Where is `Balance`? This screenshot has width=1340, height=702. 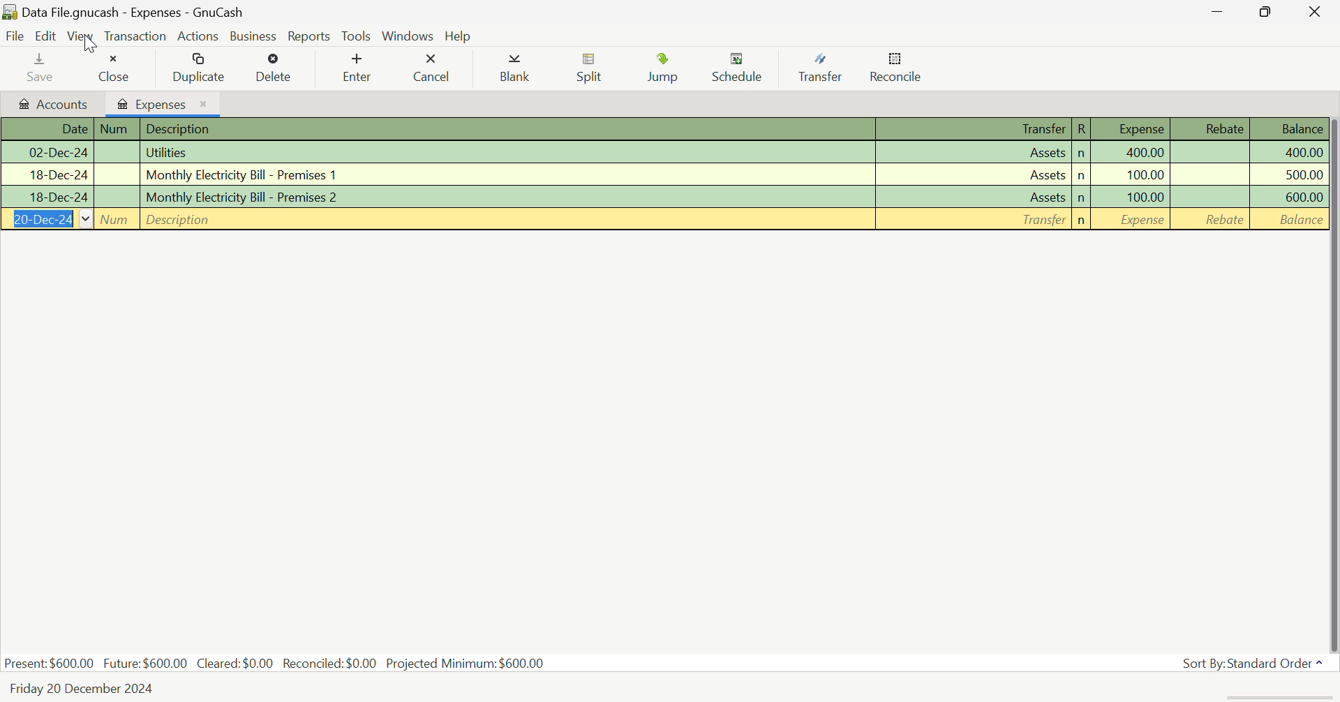 Balance is located at coordinates (1286, 130).